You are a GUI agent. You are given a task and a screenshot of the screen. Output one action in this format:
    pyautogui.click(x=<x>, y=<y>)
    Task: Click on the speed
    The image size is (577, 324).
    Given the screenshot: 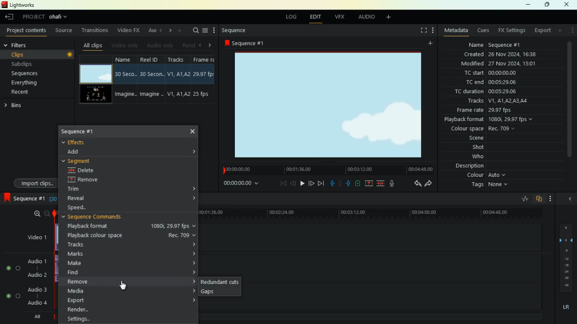 What is the action you would take?
    pyautogui.click(x=78, y=208)
    